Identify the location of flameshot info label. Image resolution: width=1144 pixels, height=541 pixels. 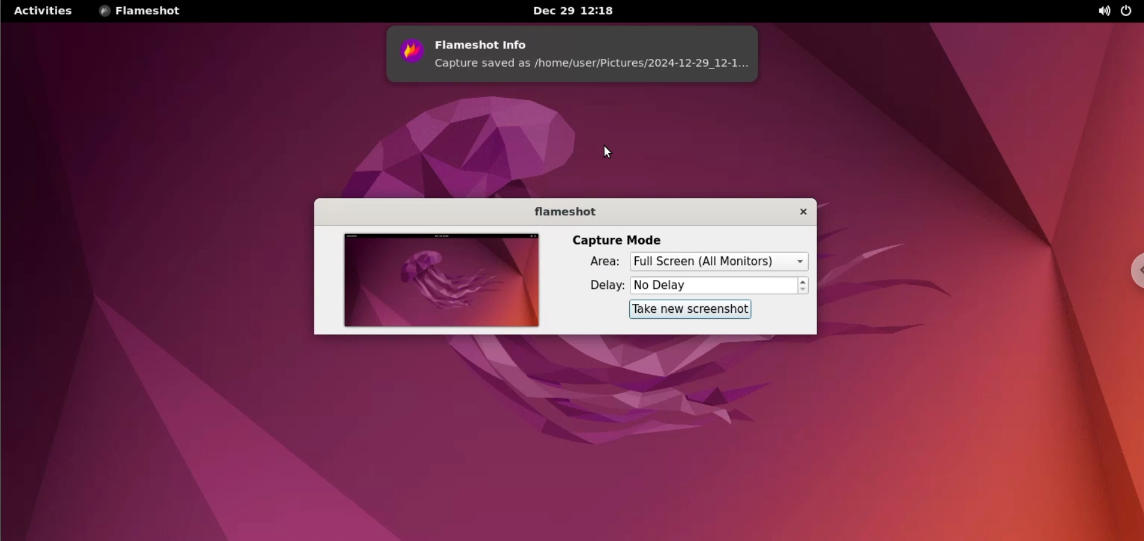
(595, 43).